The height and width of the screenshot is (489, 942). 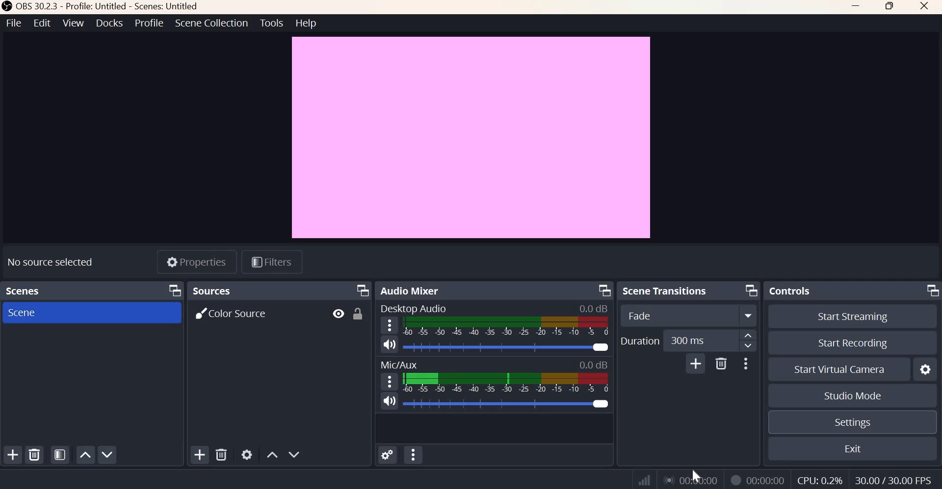 I want to click on Start streaming, so click(x=847, y=316).